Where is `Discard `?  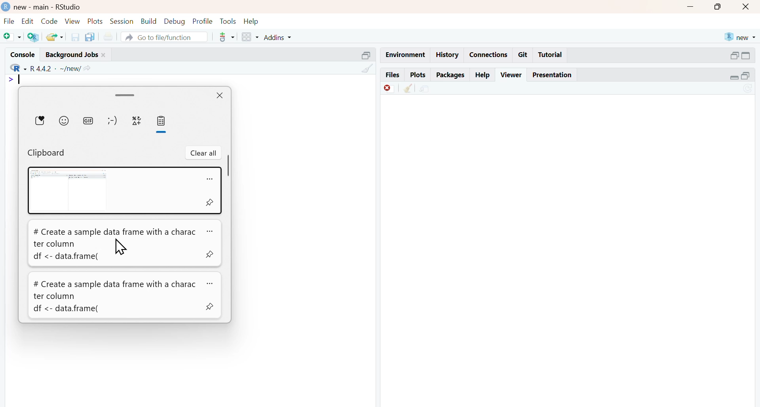 Discard  is located at coordinates (389, 88).